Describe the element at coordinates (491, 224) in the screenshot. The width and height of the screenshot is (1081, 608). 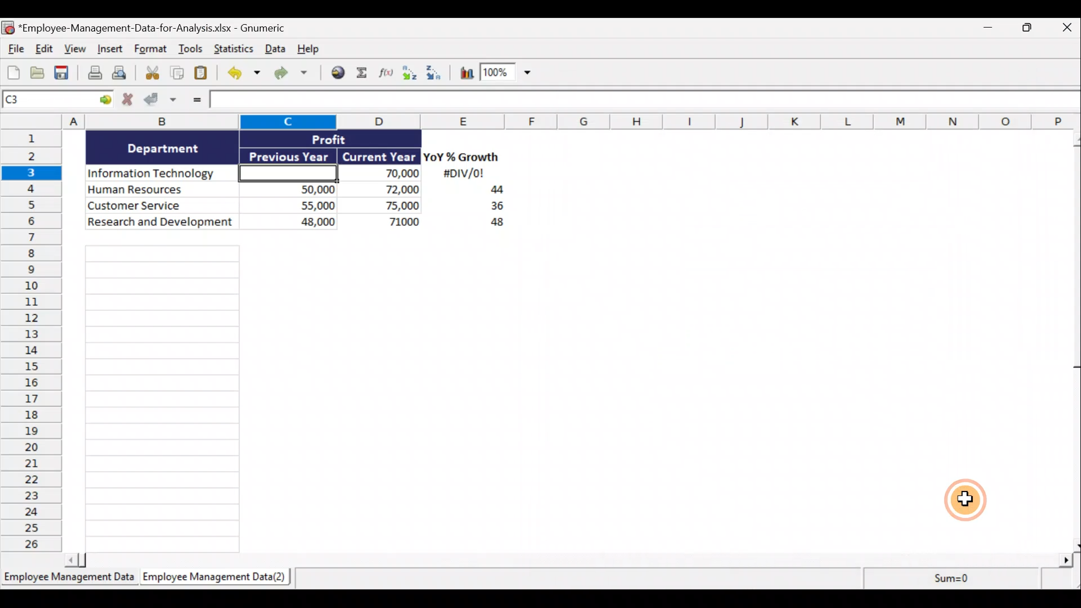
I see `48` at that location.